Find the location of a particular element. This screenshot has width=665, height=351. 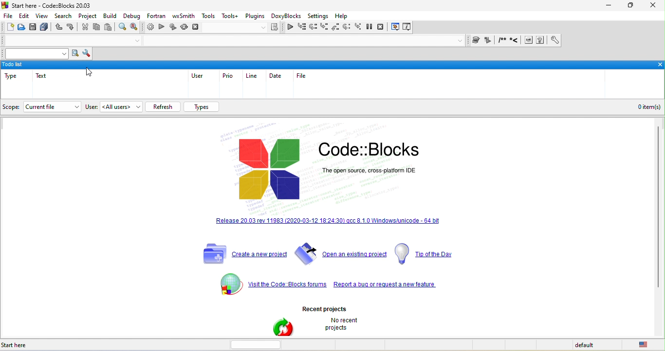

open tab is located at coordinates (64, 41).